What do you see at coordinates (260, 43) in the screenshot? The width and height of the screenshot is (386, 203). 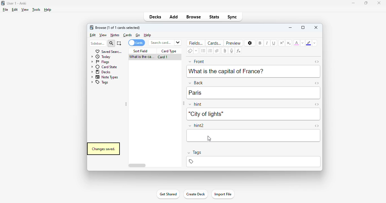 I see `bold` at bounding box center [260, 43].